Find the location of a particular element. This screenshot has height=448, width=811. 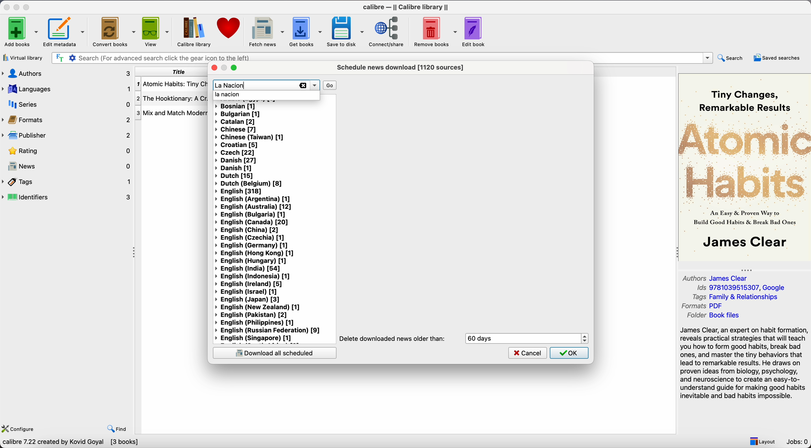

Croatian is located at coordinates (237, 145).